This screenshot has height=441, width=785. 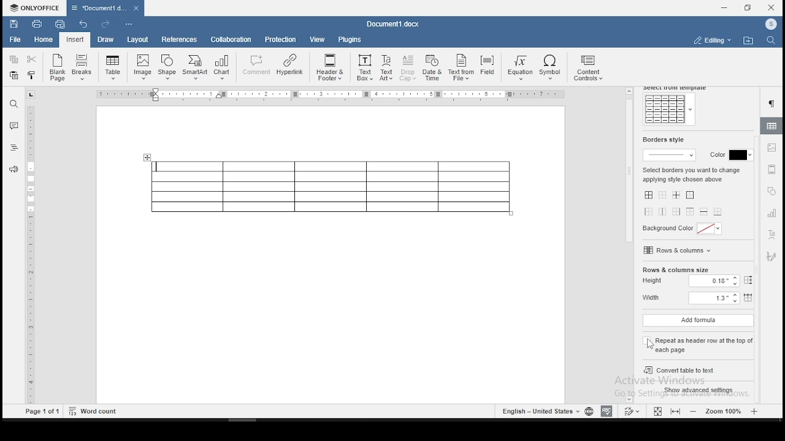 I want to click on width, so click(x=696, y=299).